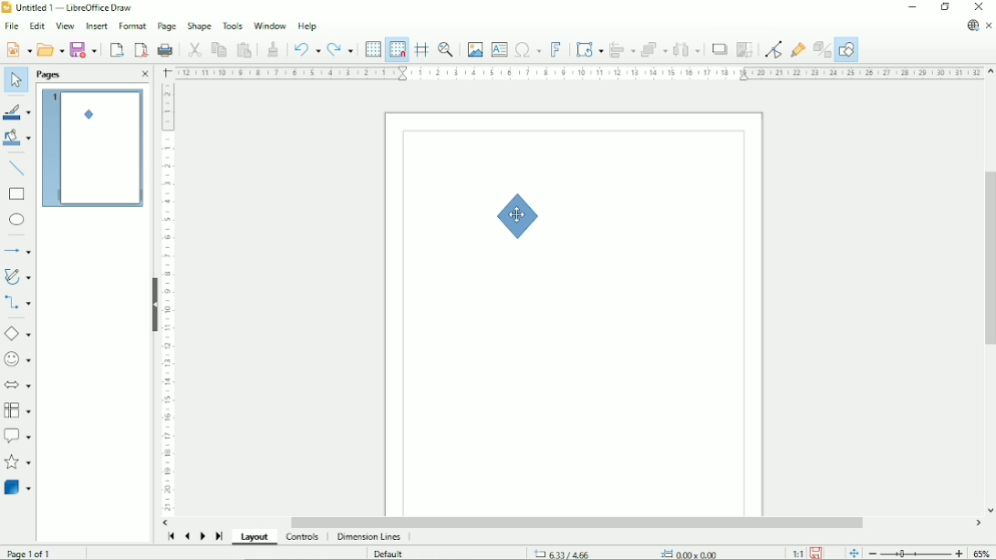 Image resolution: width=996 pixels, height=560 pixels. What do you see at coordinates (915, 553) in the screenshot?
I see `Zoom out/in` at bounding box center [915, 553].